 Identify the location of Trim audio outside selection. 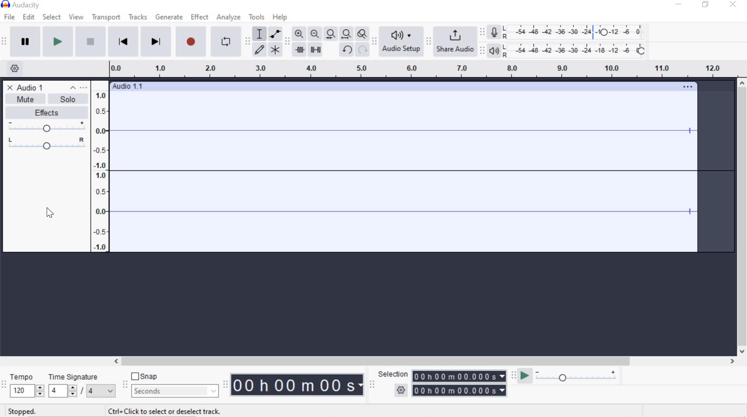
(299, 49).